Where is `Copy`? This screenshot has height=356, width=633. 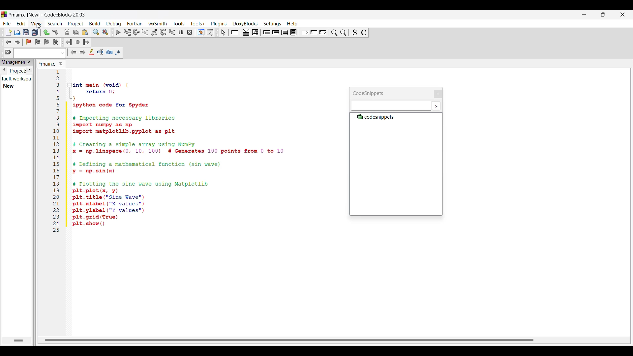
Copy is located at coordinates (76, 32).